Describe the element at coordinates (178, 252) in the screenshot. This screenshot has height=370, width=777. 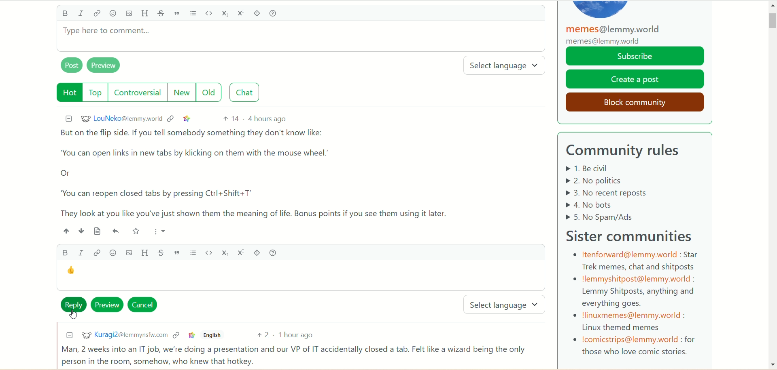
I see `quote` at that location.